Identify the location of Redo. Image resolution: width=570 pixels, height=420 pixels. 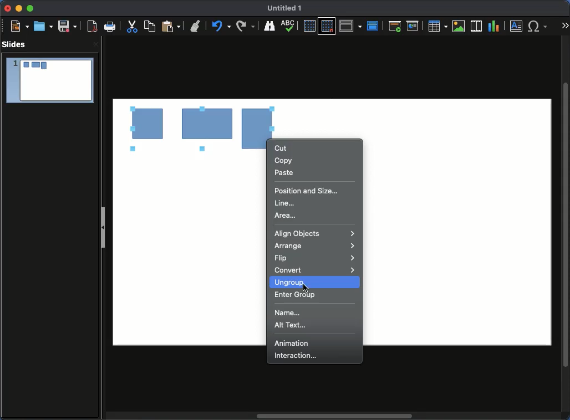
(220, 26).